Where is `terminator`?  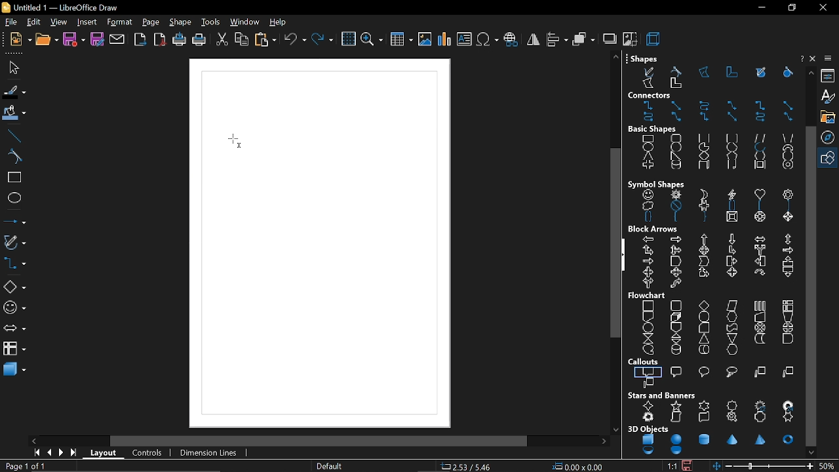 terminator is located at coordinates (703, 317).